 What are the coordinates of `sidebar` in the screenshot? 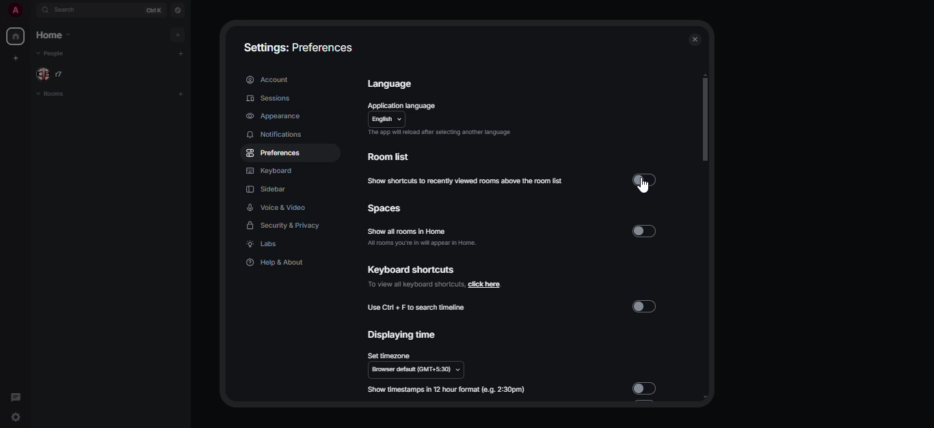 It's located at (266, 189).